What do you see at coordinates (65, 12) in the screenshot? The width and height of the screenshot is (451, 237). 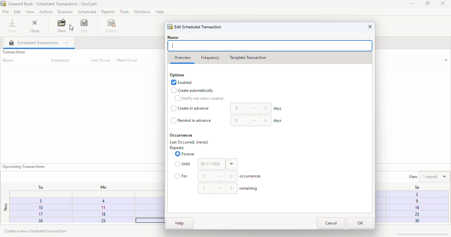 I see `business` at bounding box center [65, 12].